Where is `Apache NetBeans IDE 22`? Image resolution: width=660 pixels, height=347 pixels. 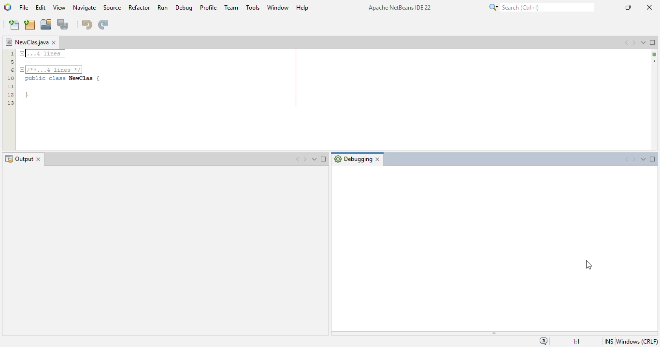
Apache NetBeans IDE 22 is located at coordinates (399, 8).